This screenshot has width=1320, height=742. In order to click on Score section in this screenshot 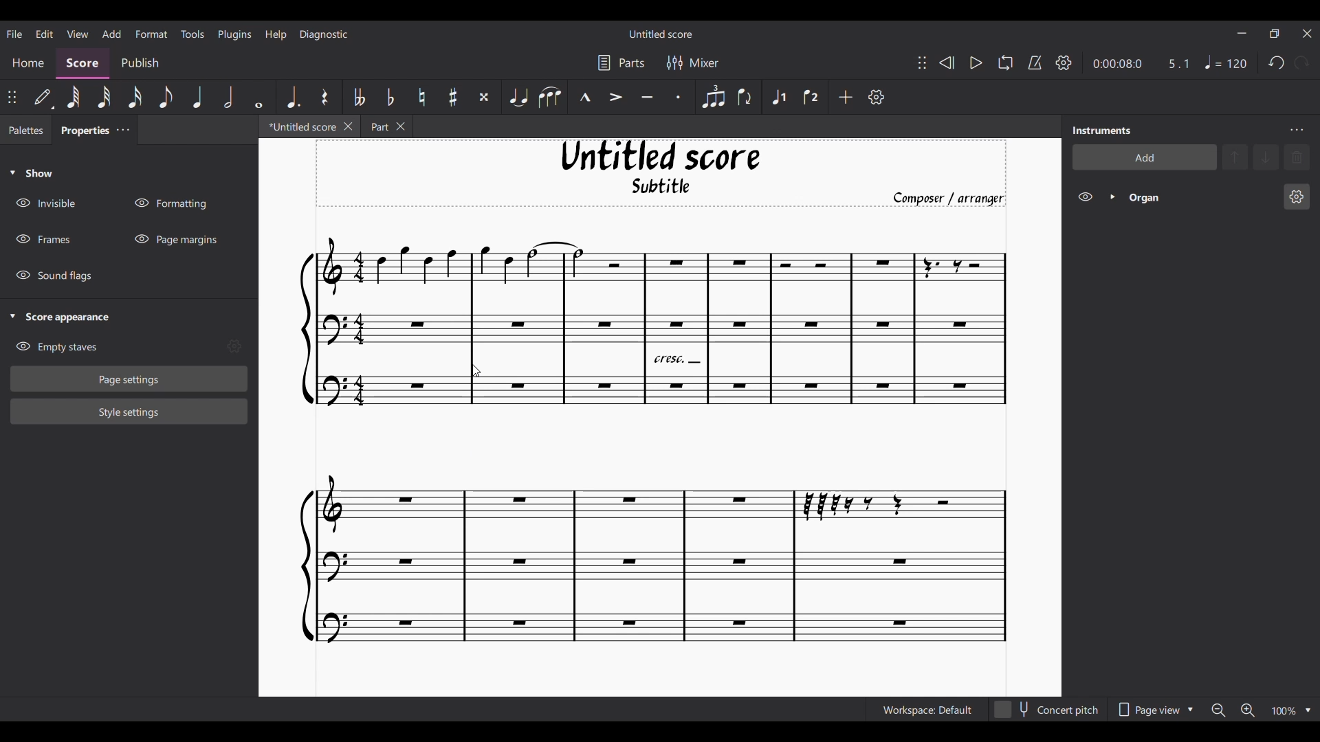, I will do `click(82, 62)`.